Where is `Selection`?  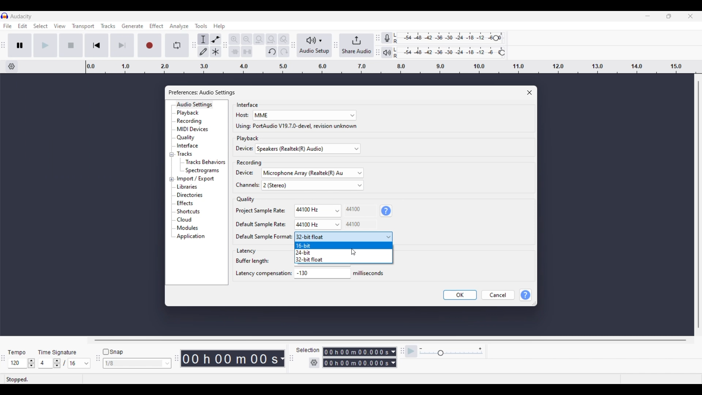 Selection is located at coordinates (307, 350).